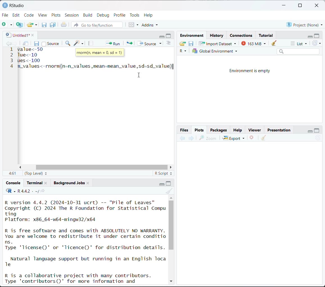 This screenshot has width=325, height=287. Describe the element at coordinates (96, 25) in the screenshot. I see `go to file/function` at that location.